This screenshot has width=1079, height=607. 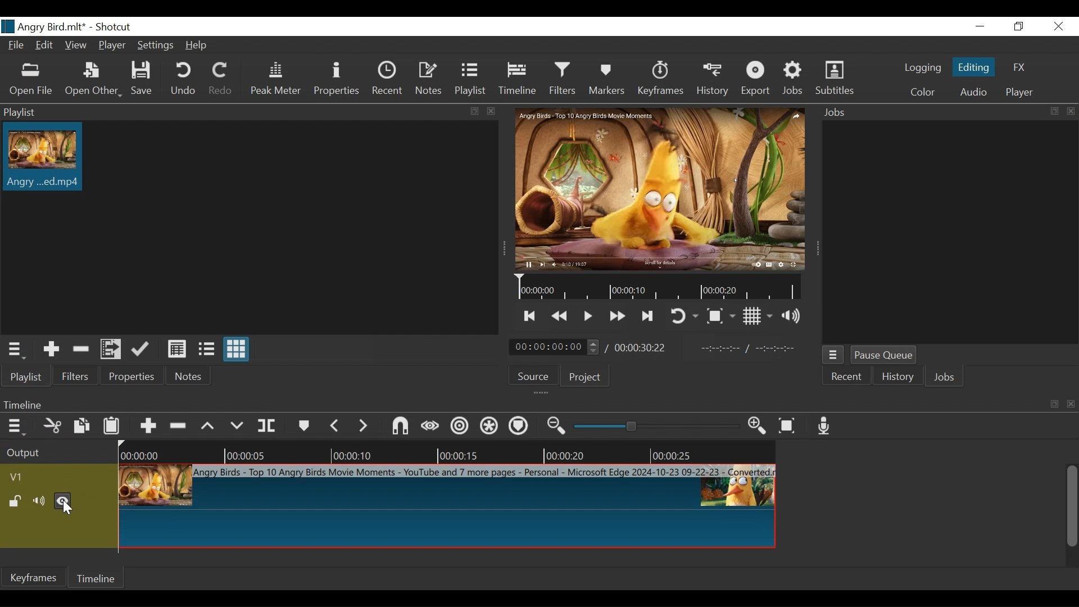 What do you see at coordinates (176, 349) in the screenshot?
I see `View as details` at bounding box center [176, 349].